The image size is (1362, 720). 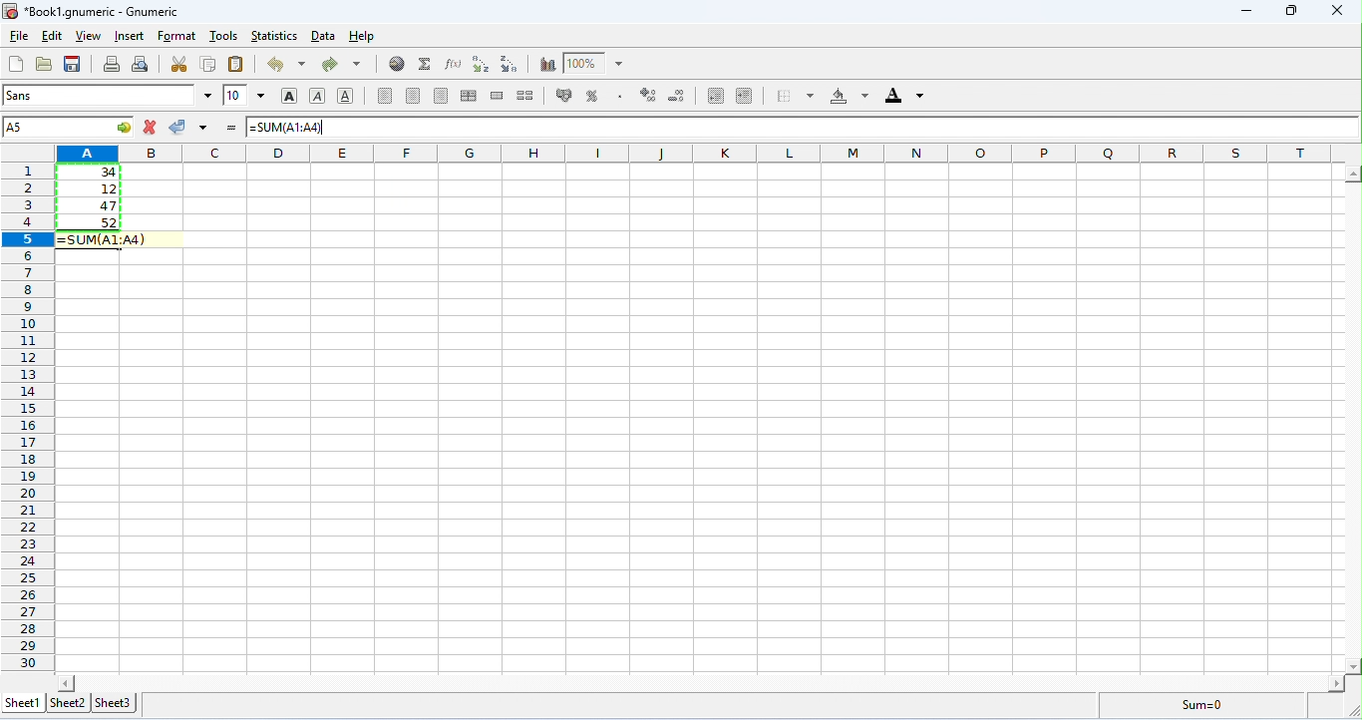 I want to click on redo, so click(x=341, y=65).